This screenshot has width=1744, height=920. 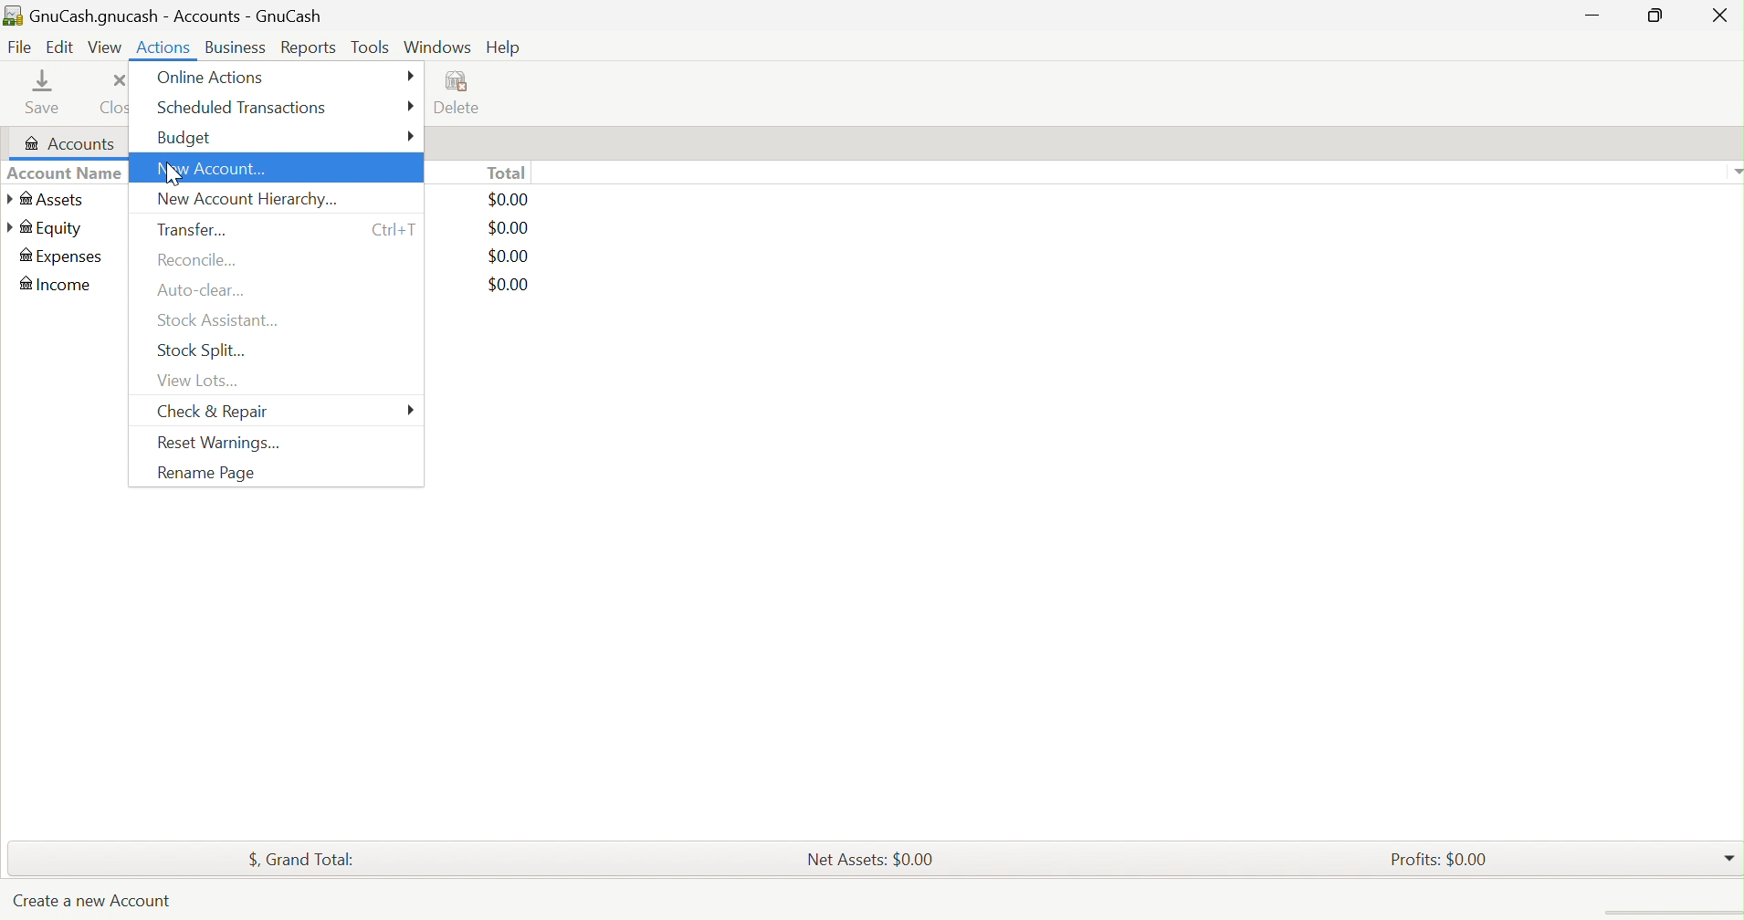 I want to click on Income, so click(x=58, y=284).